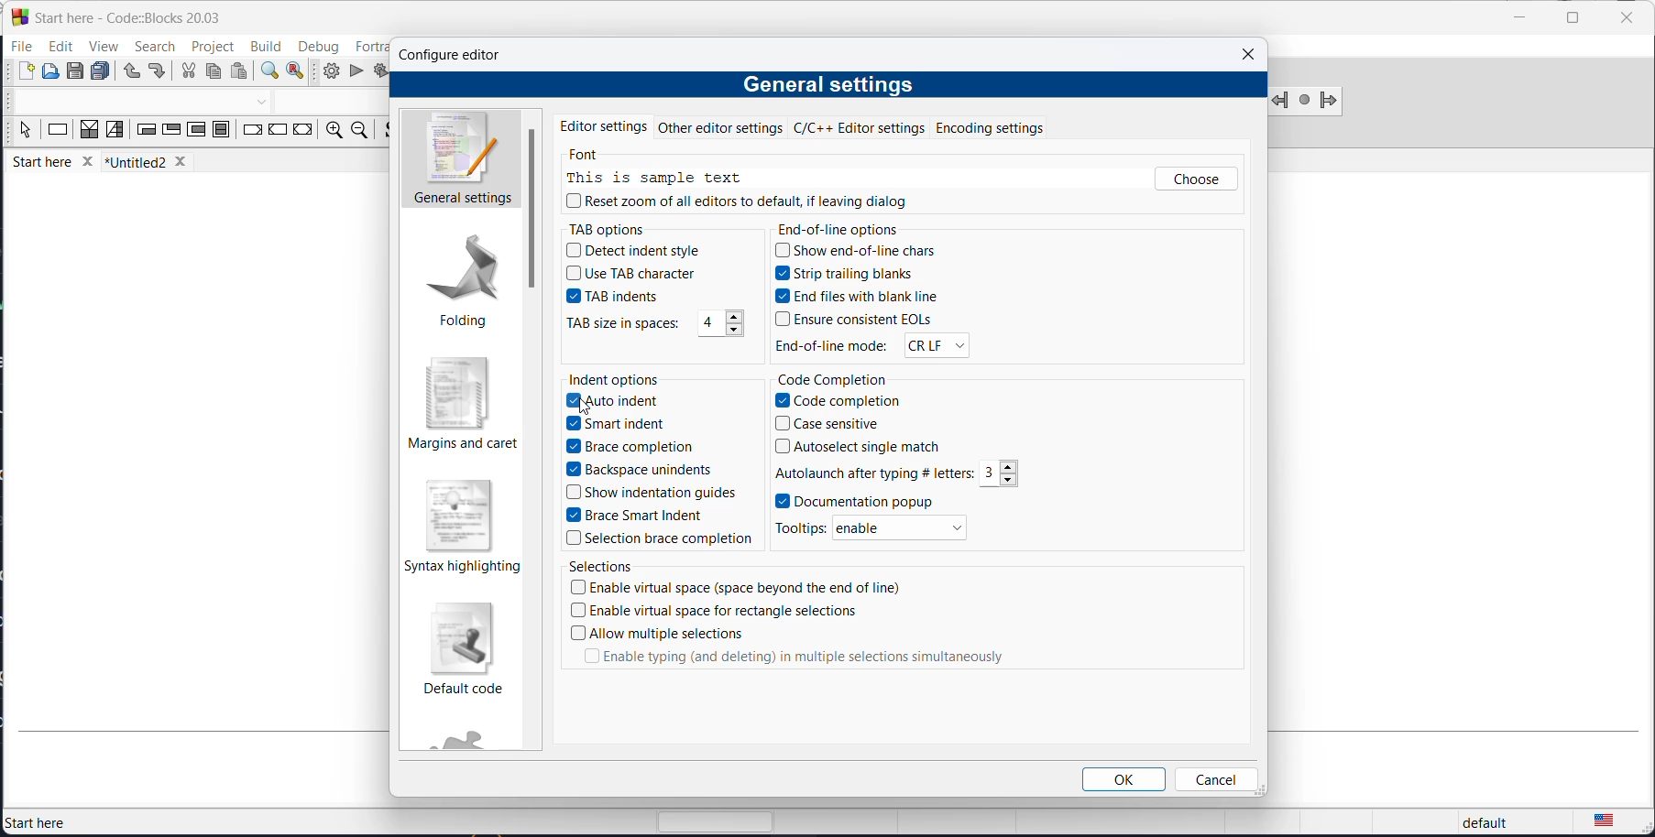 This screenshot has width=1655, height=837. Describe the element at coordinates (857, 252) in the screenshot. I see `show end-of-line chars checkbox` at that location.